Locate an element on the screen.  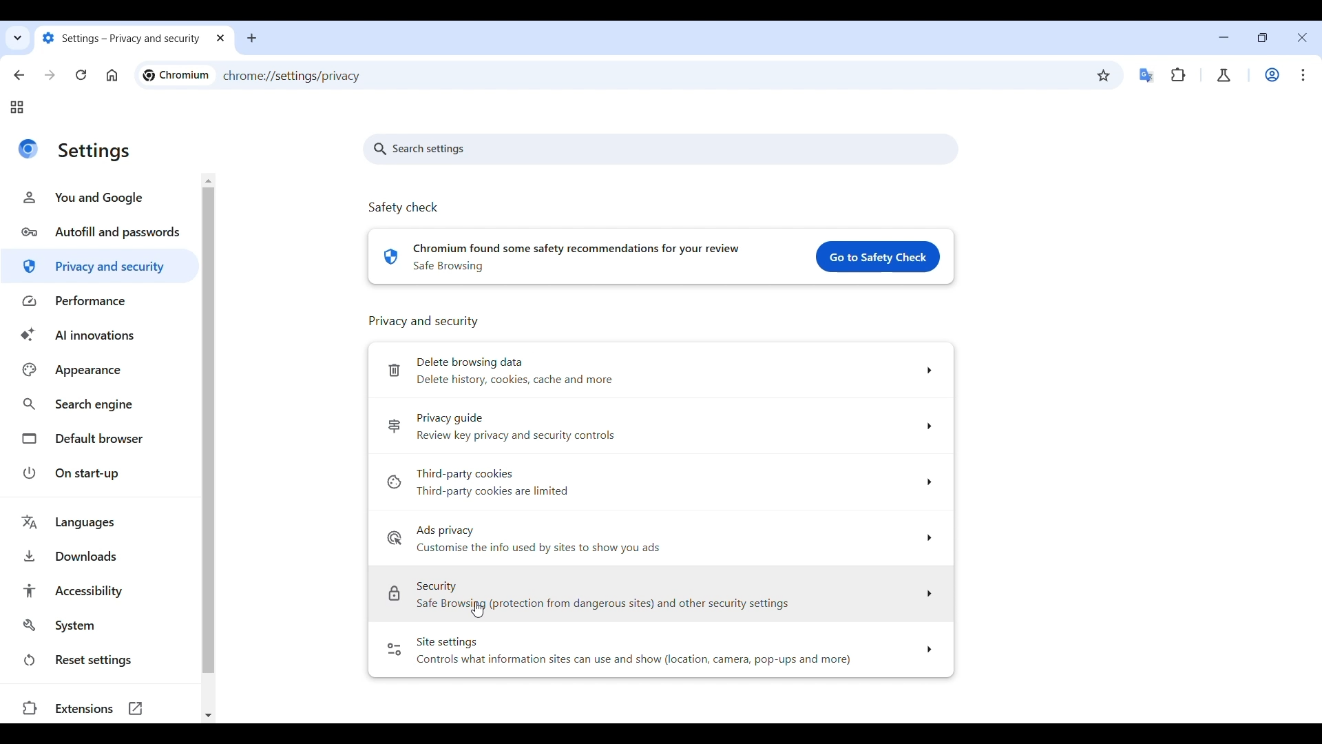
Google translator extension is located at coordinates (1147, 76).